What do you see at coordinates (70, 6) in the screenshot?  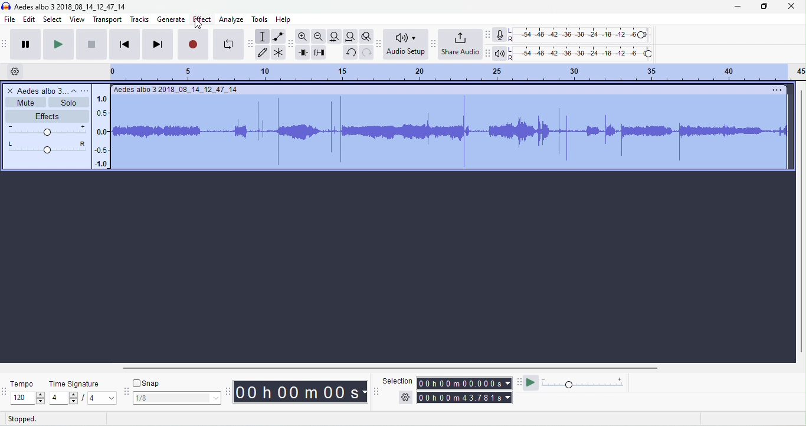 I see `title` at bounding box center [70, 6].